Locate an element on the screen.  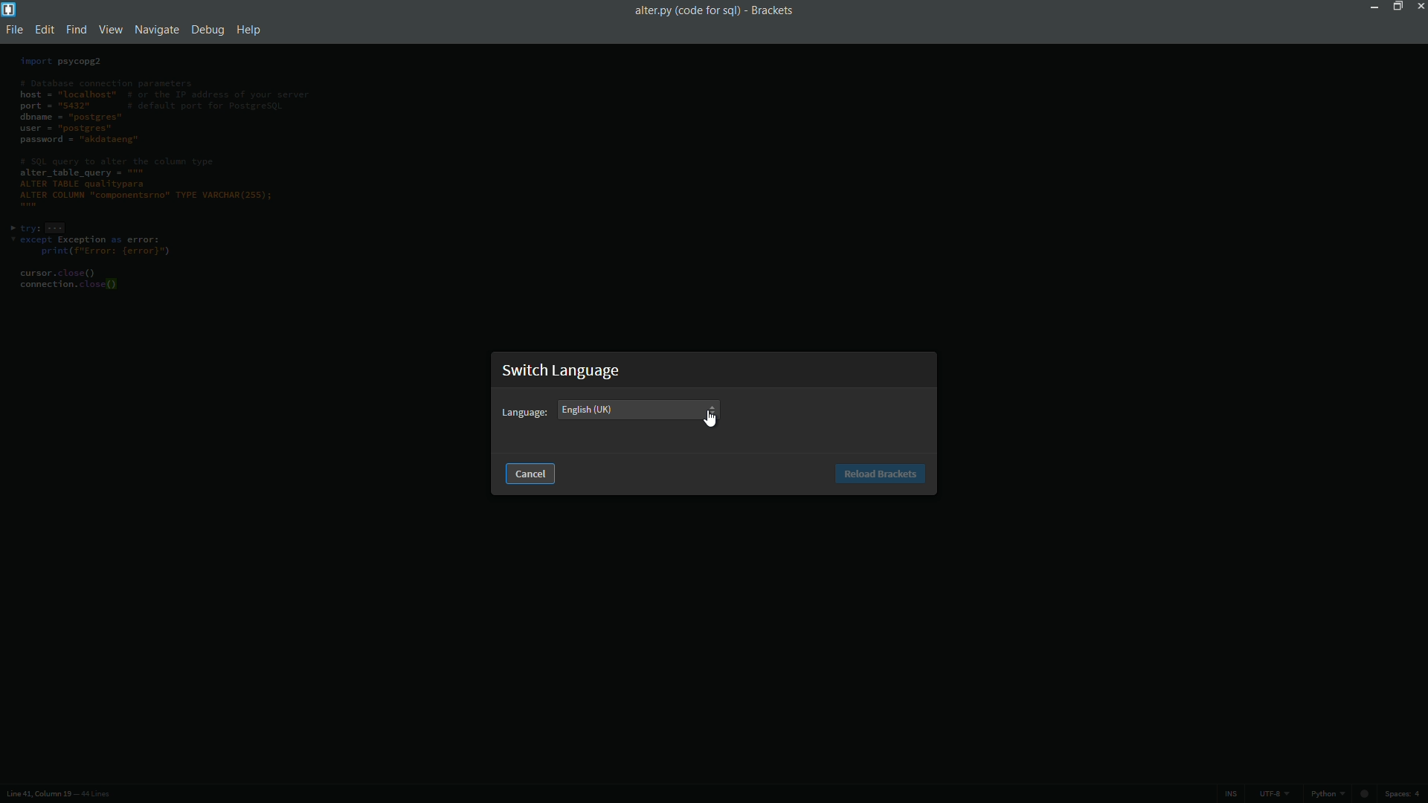
file encoding is located at coordinates (1273, 794).